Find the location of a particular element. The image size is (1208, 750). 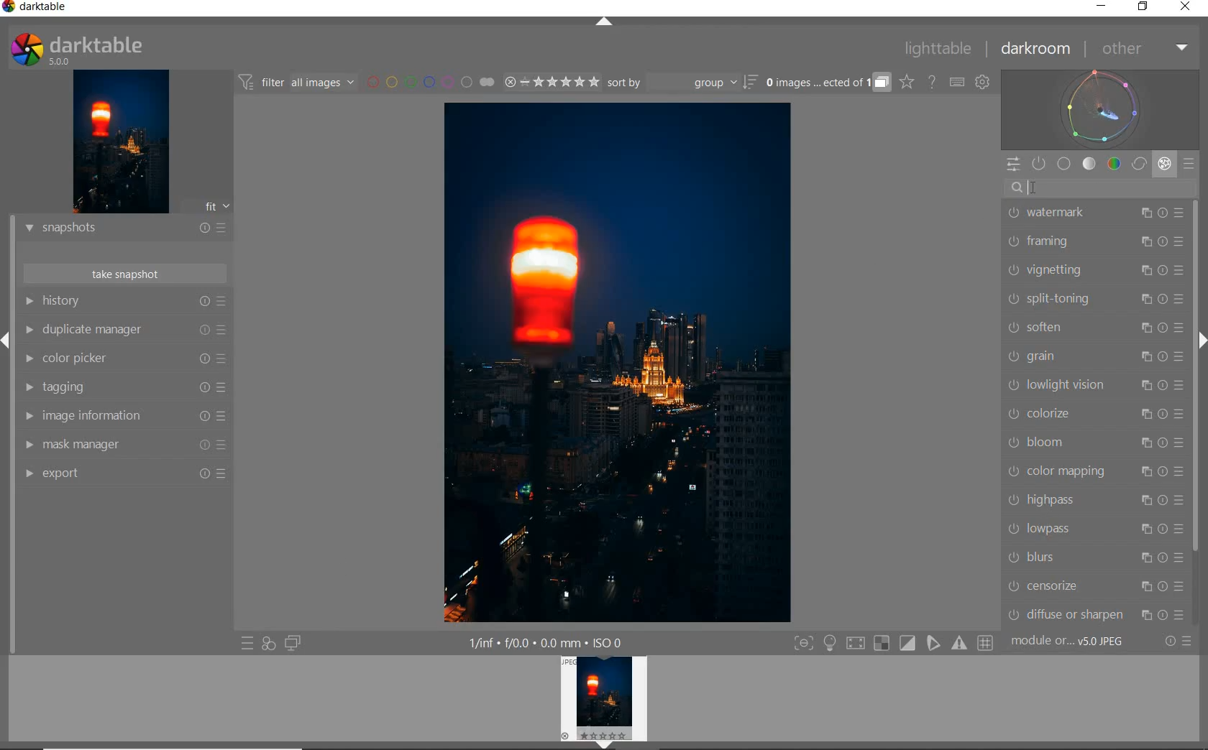

TONE is located at coordinates (1089, 164).